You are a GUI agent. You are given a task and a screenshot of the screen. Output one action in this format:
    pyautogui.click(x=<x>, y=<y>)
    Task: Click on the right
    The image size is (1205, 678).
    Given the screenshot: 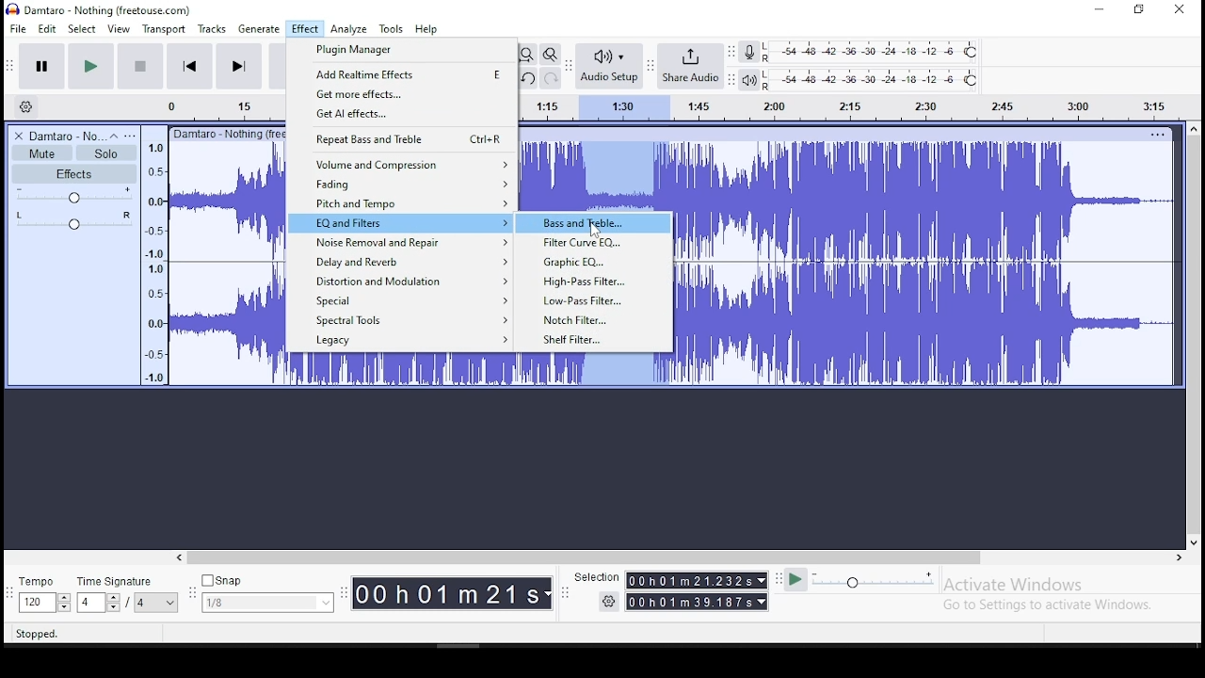 What is the action you would take?
    pyautogui.click(x=1178, y=557)
    